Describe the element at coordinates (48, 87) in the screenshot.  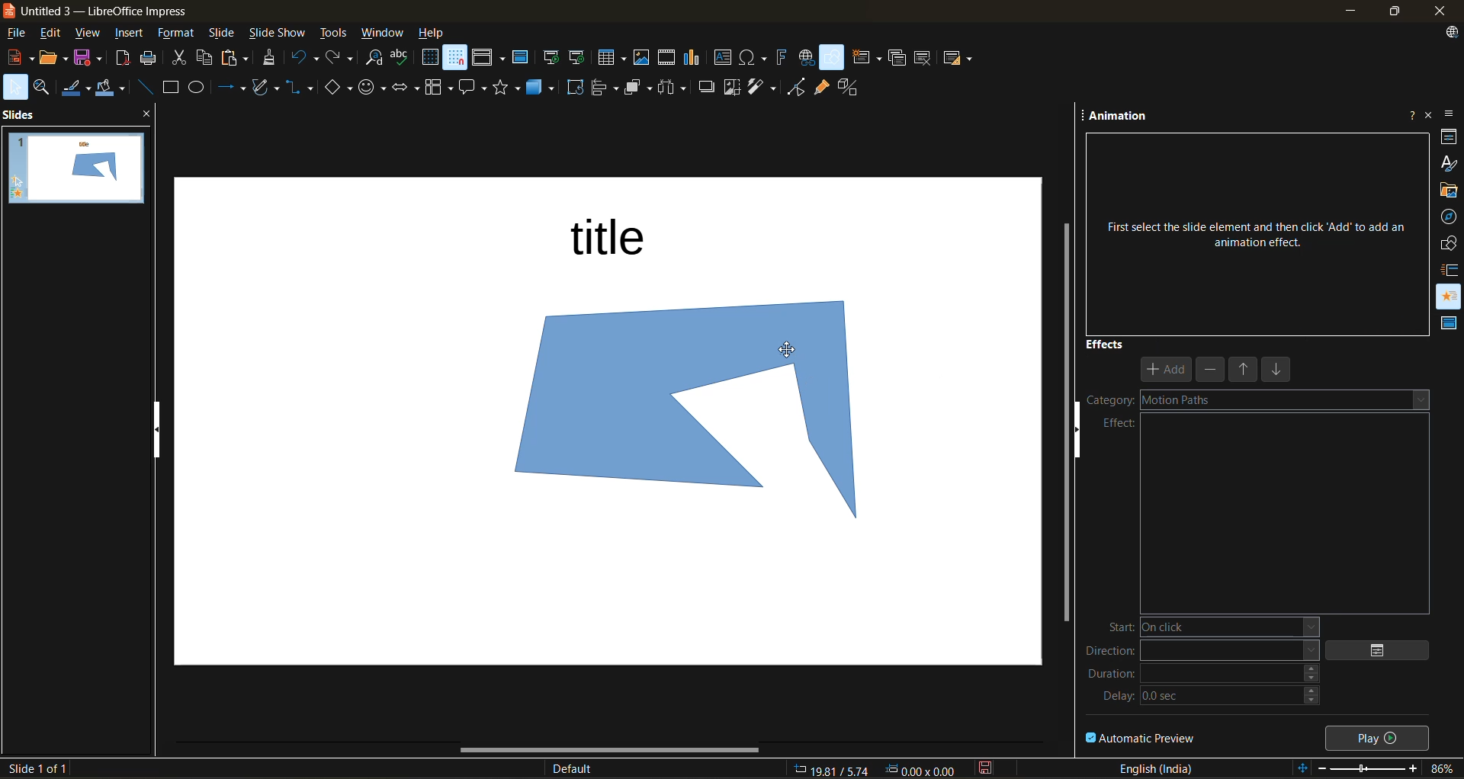
I see `zoom and pan` at that location.